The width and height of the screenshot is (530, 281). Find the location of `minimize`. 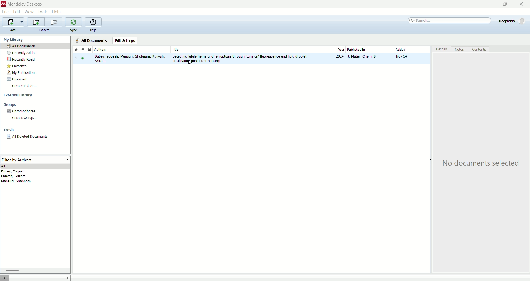

minimize is located at coordinates (487, 4).